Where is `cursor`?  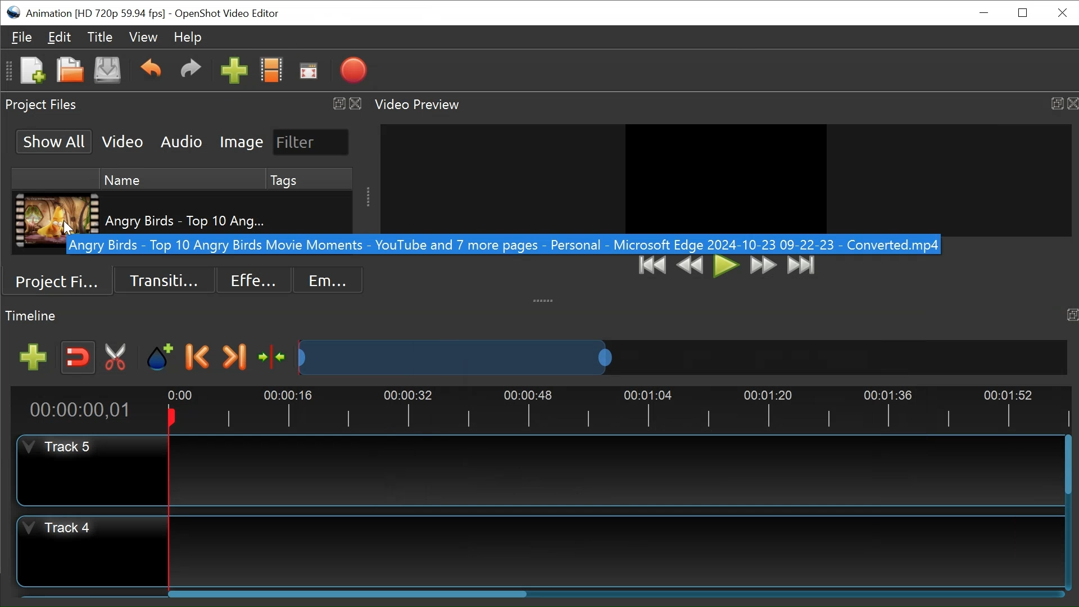 cursor is located at coordinates (68, 230).